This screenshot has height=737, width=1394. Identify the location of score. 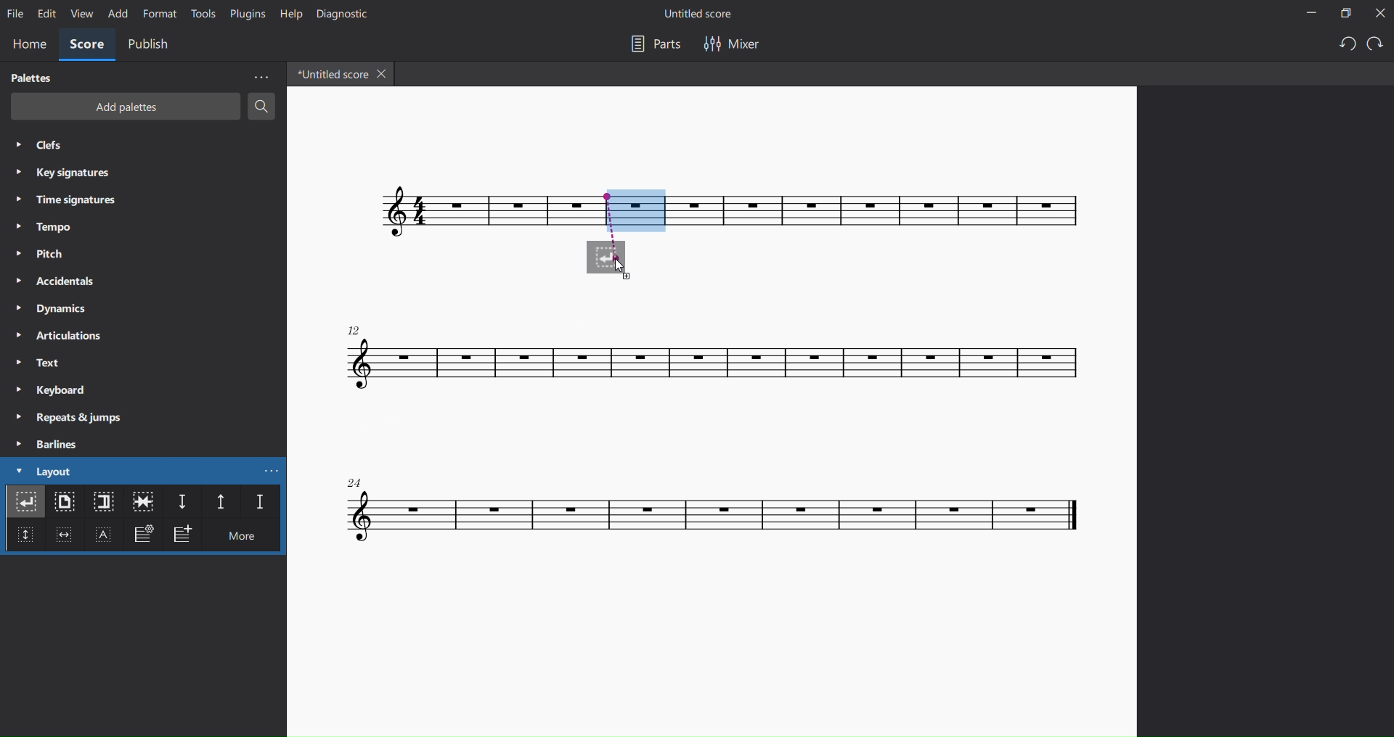
(87, 46).